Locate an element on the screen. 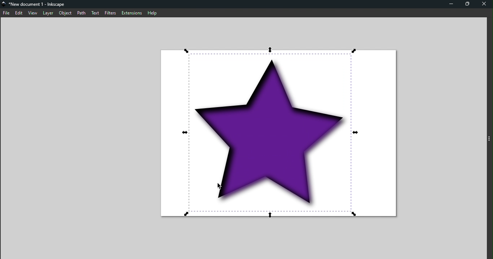 The width and height of the screenshot is (493, 259). Extensions is located at coordinates (130, 12).